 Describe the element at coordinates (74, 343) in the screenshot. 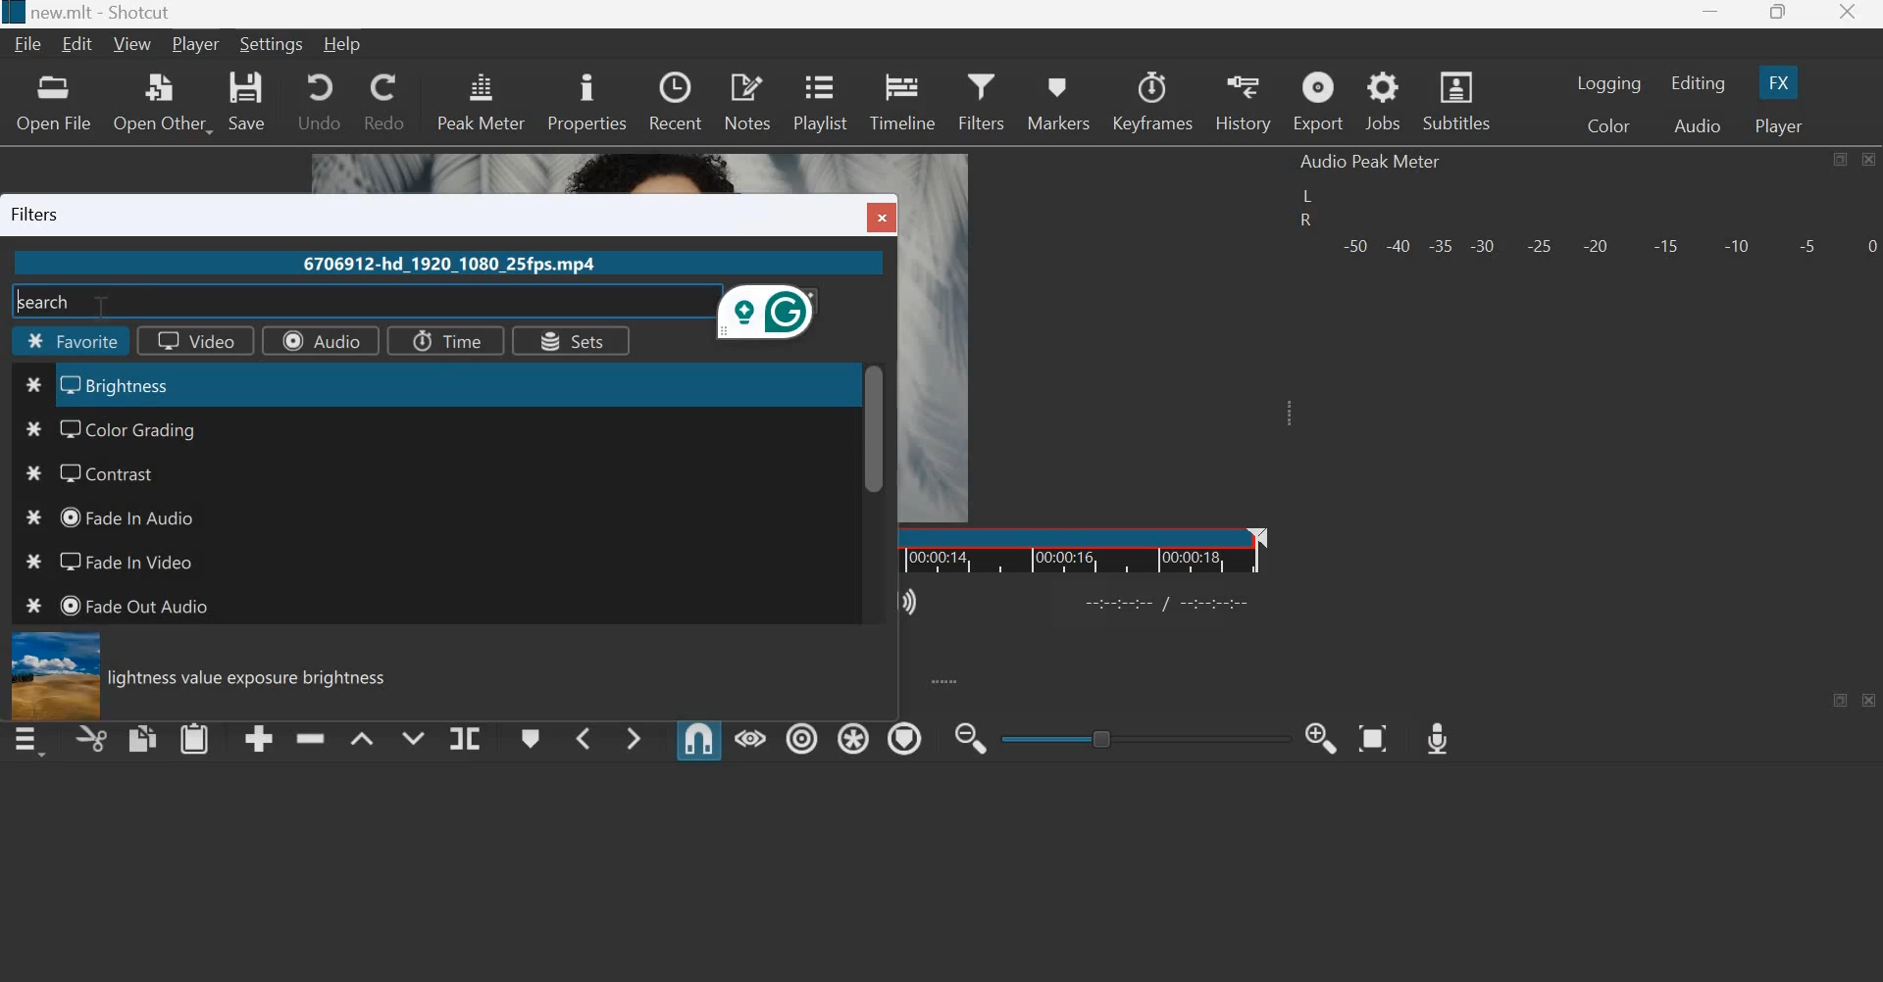

I see `Favorite` at that location.